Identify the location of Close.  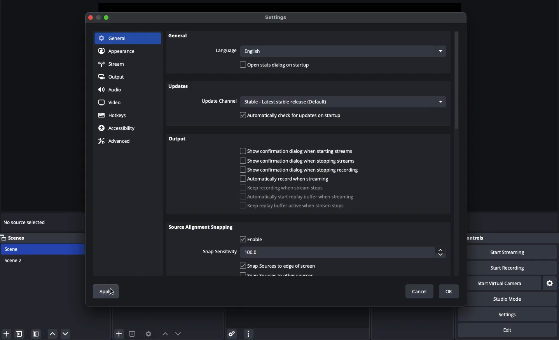
(91, 18).